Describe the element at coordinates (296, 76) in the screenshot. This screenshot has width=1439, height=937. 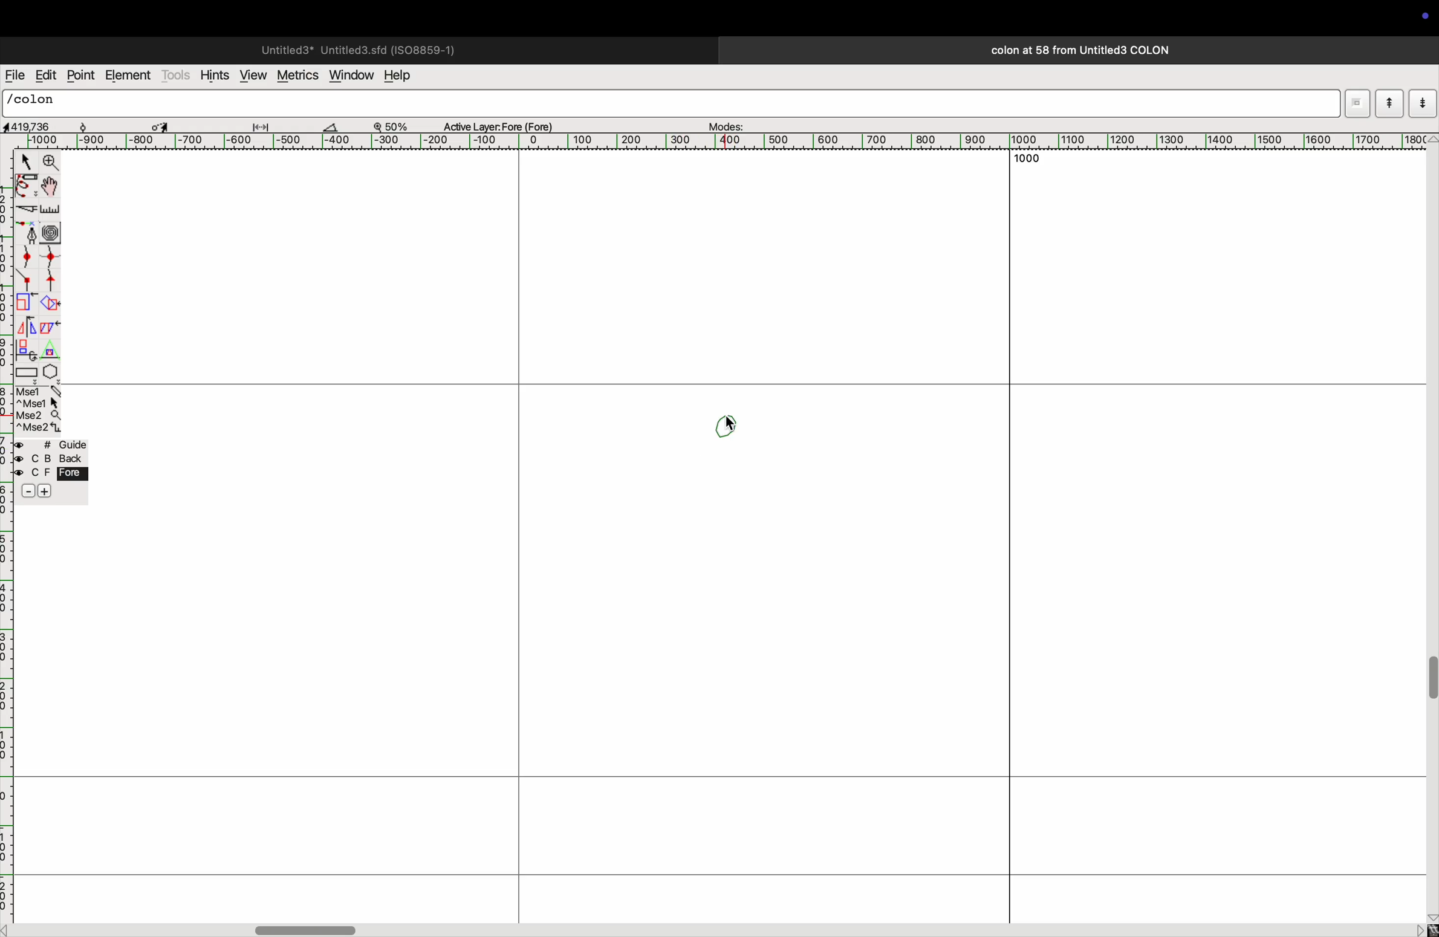
I see `metrics` at that location.